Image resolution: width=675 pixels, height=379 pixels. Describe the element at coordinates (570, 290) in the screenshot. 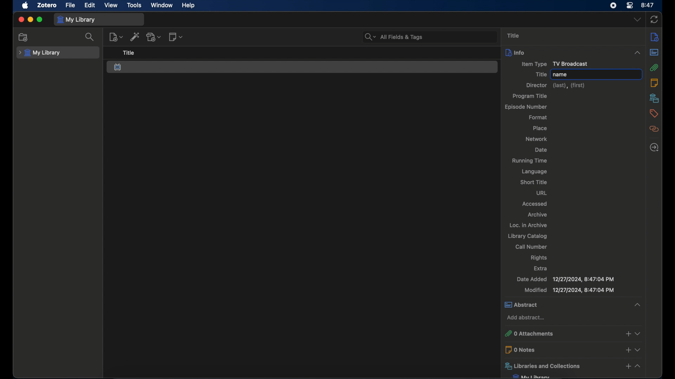

I see `modified` at that location.